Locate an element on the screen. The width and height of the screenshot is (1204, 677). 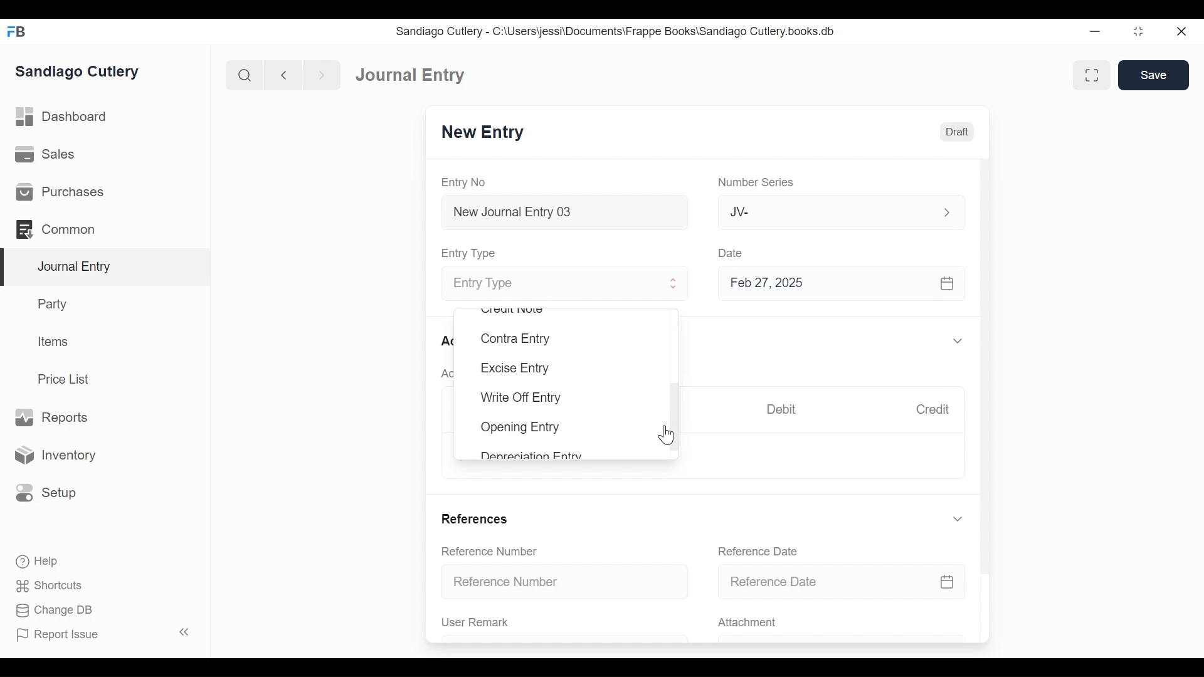
Attachment is located at coordinates (747, 624).